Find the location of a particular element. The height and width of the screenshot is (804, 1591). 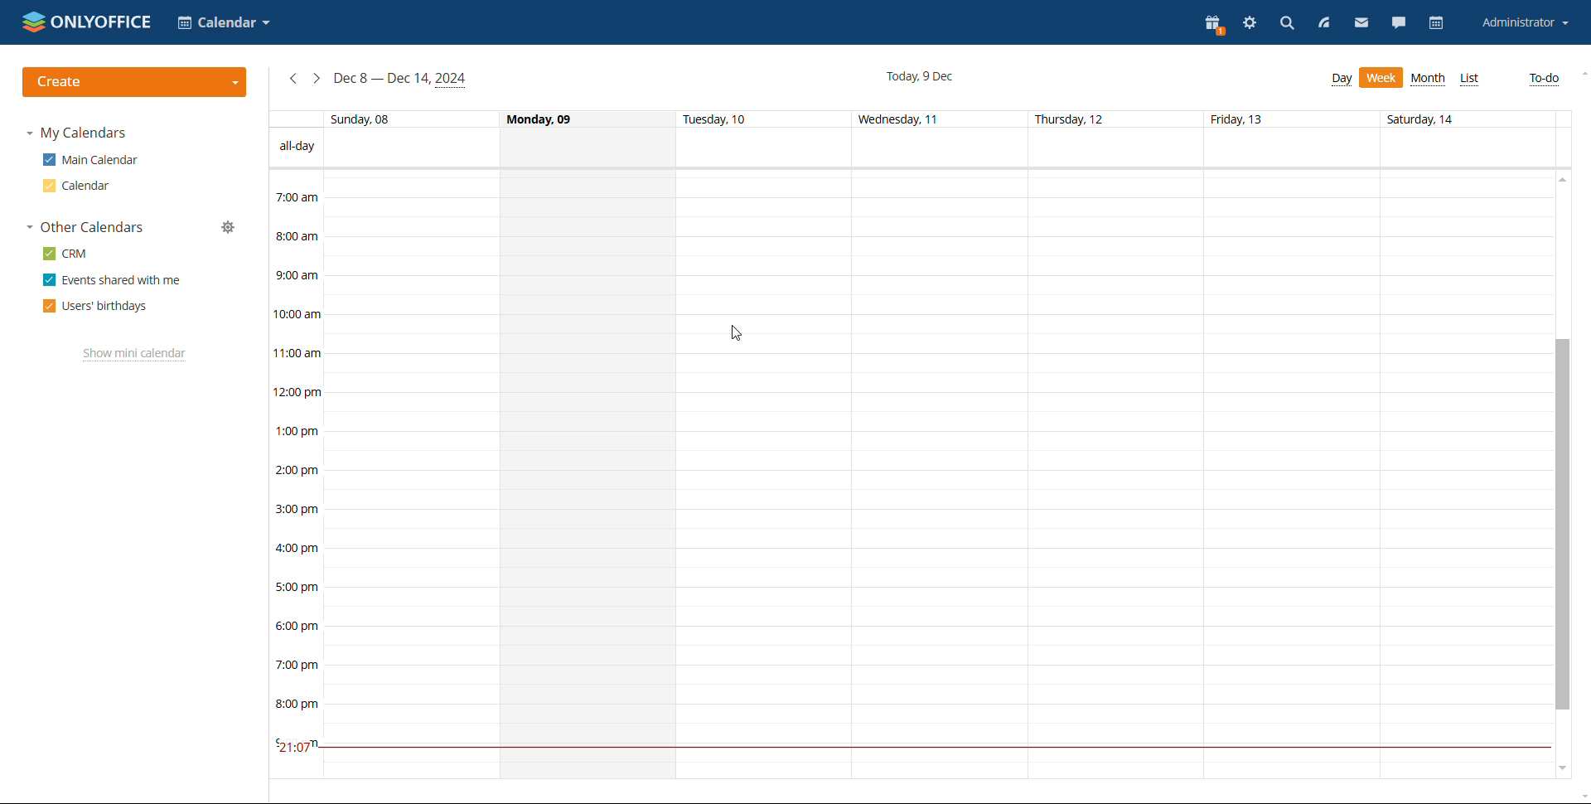

scroll up is located at coordinates (1560, 178).